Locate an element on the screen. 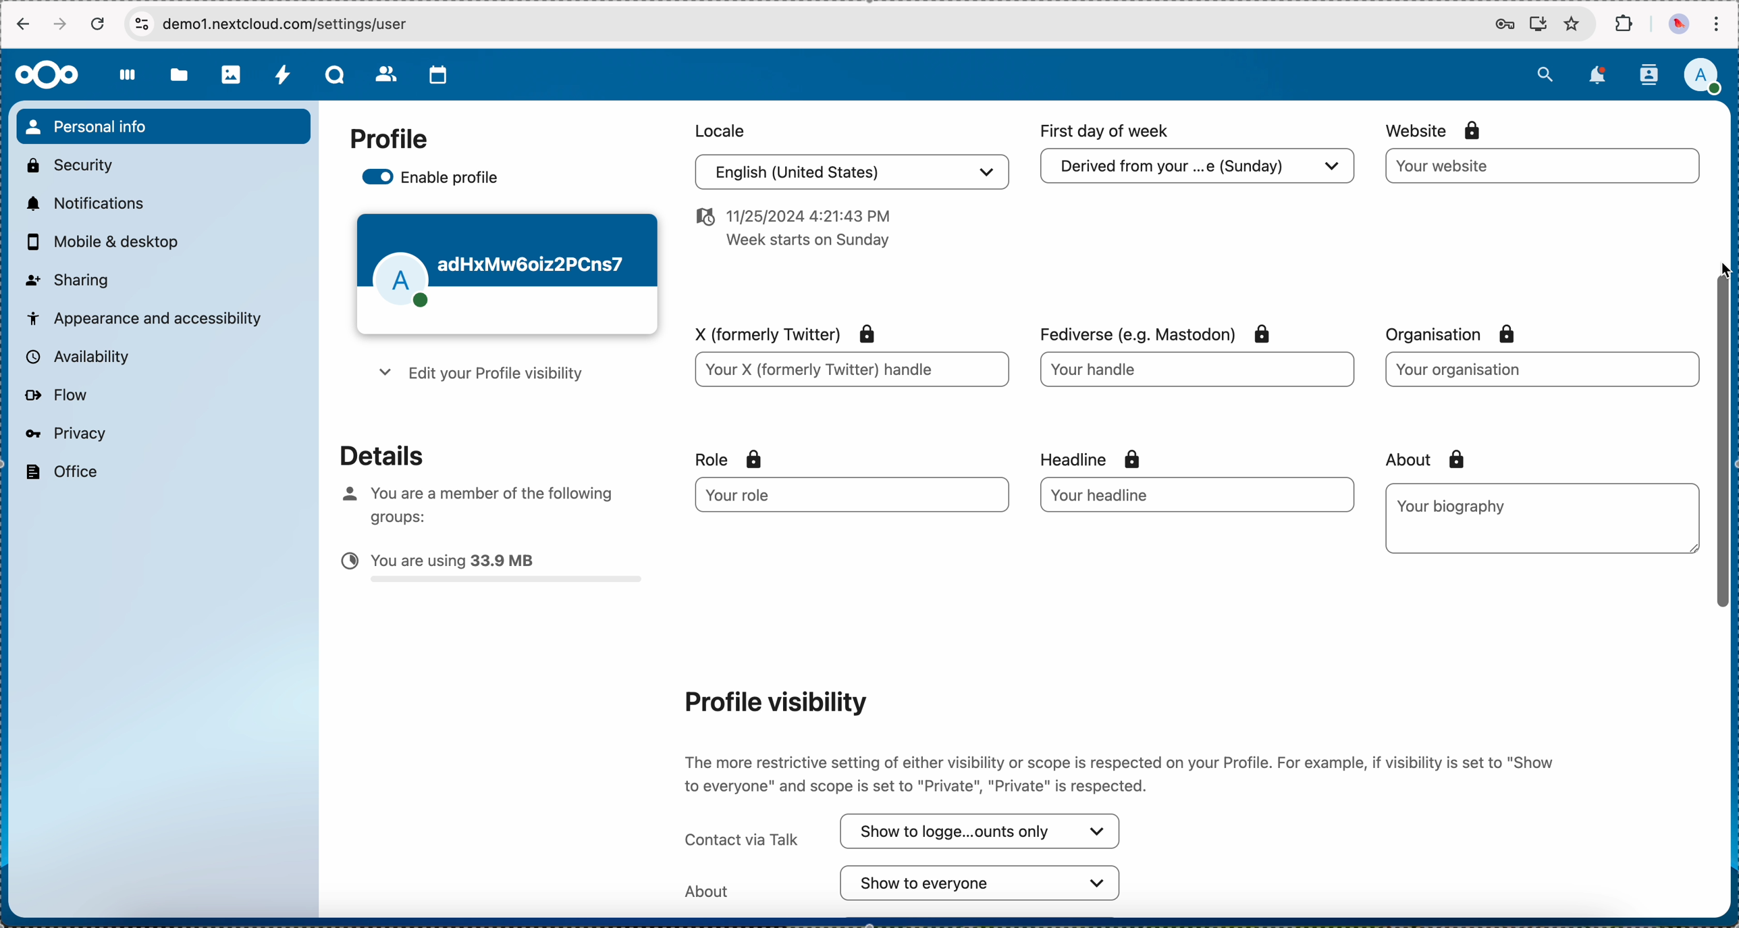 Image resolution: width=1739 pixels, height=928 pixels. mouse is located at coordinates (1723, 272).